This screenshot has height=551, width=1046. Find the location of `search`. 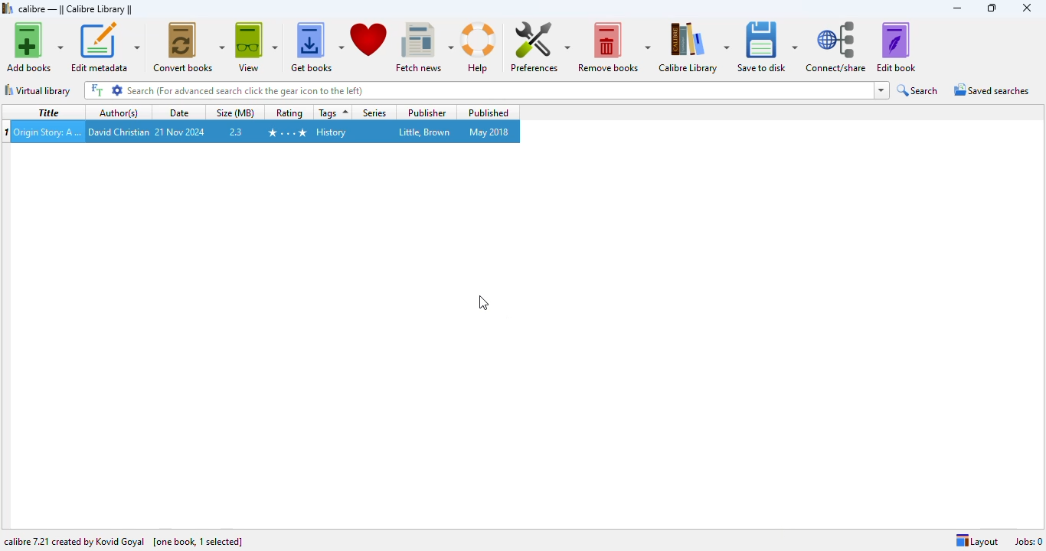

search is located at coordinates (477, 90).